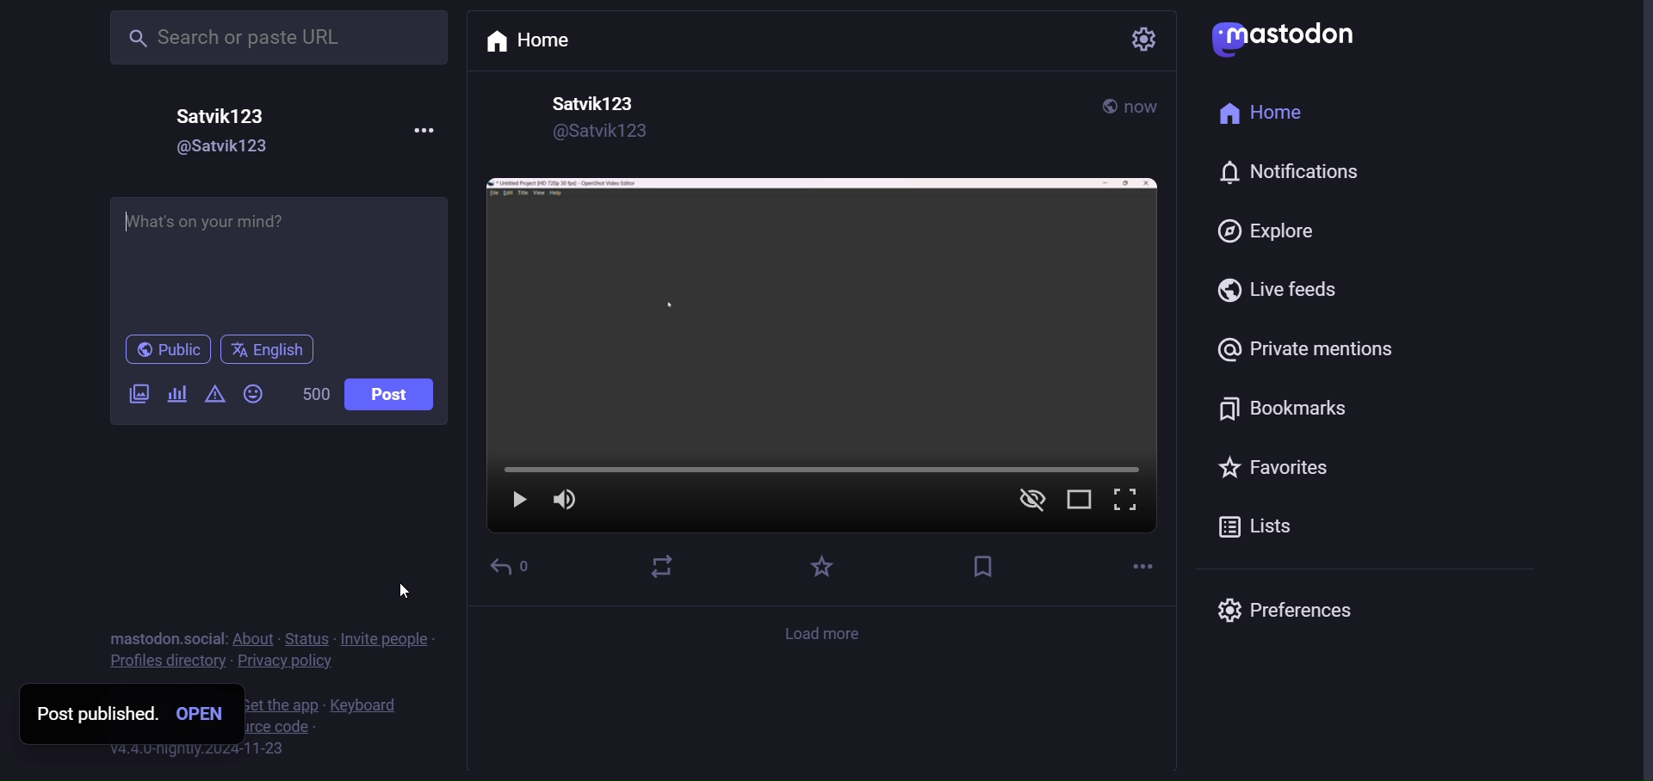  I want to click on favorites, so click(1269, 467).